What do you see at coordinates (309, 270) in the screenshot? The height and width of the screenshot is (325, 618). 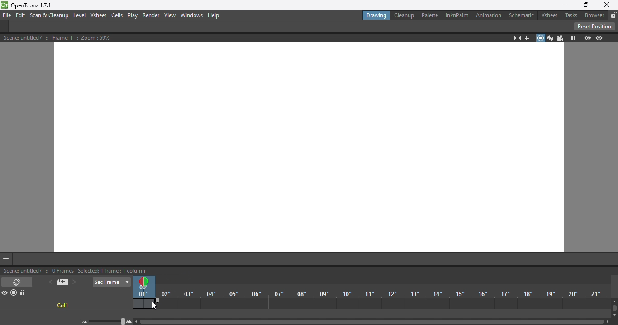 I see `status bar` at bounding box center [309, 270].